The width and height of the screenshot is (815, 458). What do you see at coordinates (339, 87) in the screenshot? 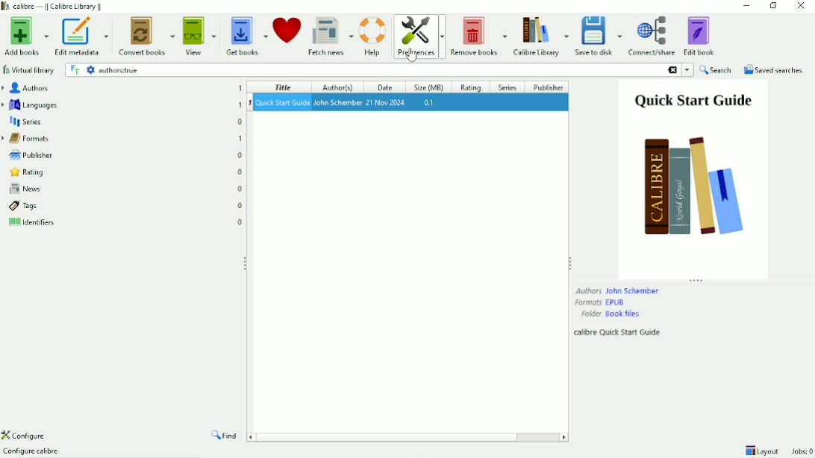
I see `Author(s)` at bounding box center [339, 87].